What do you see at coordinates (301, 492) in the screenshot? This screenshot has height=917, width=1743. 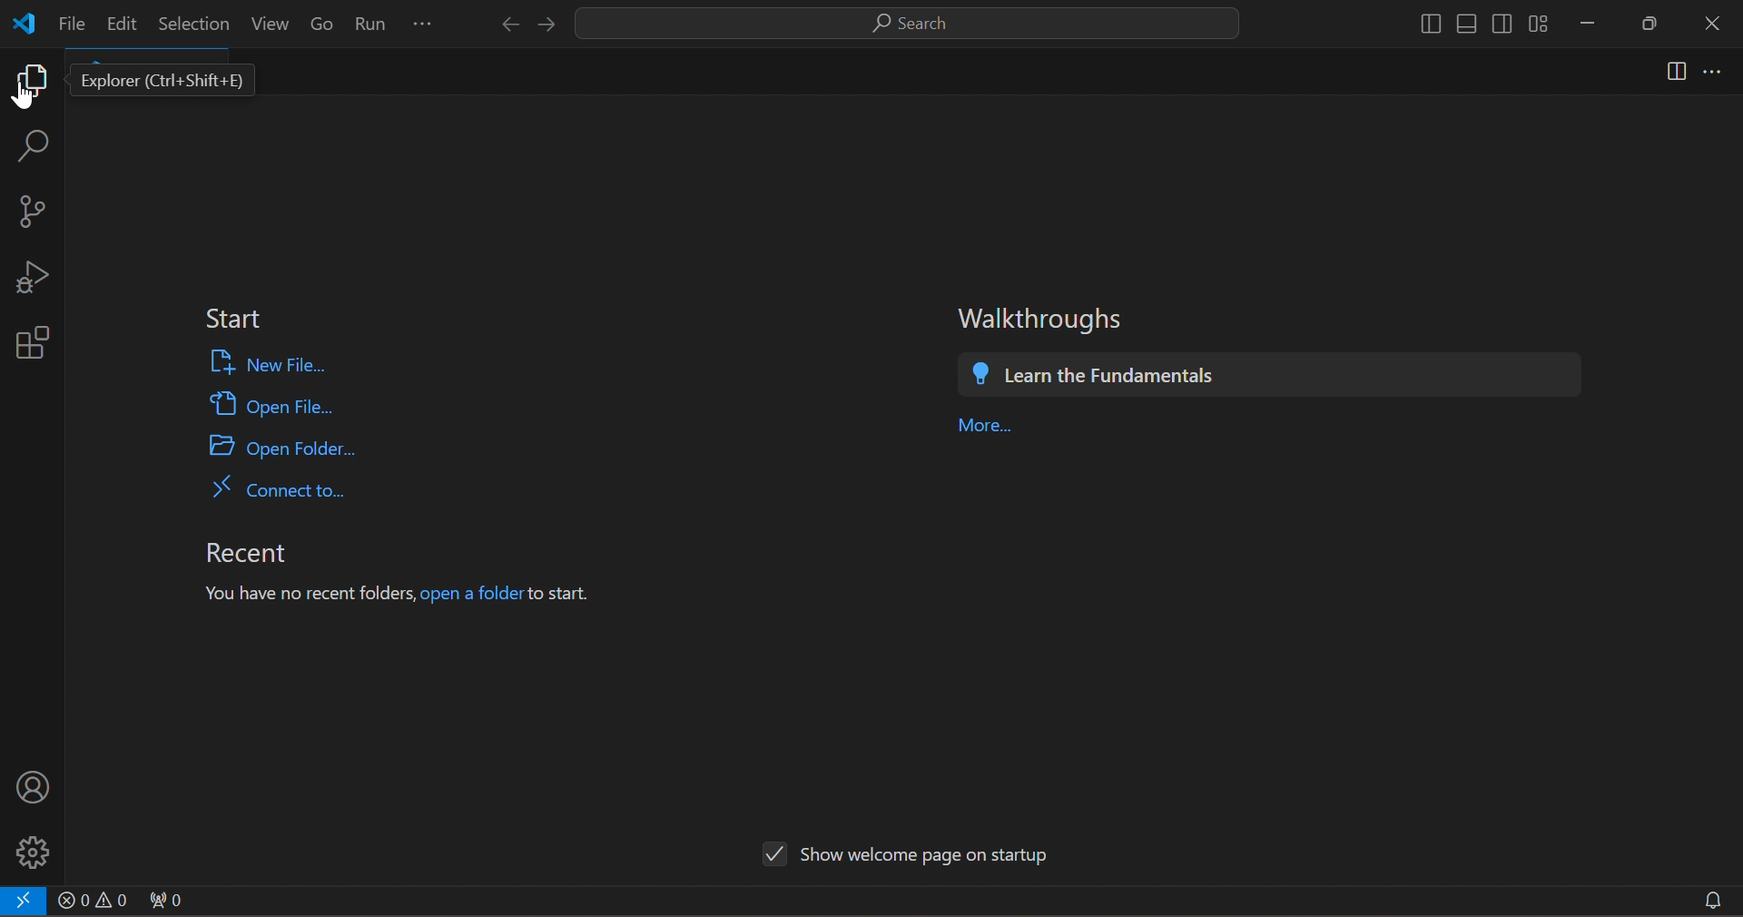 I see `connect to` at bounding box center [301, 492].